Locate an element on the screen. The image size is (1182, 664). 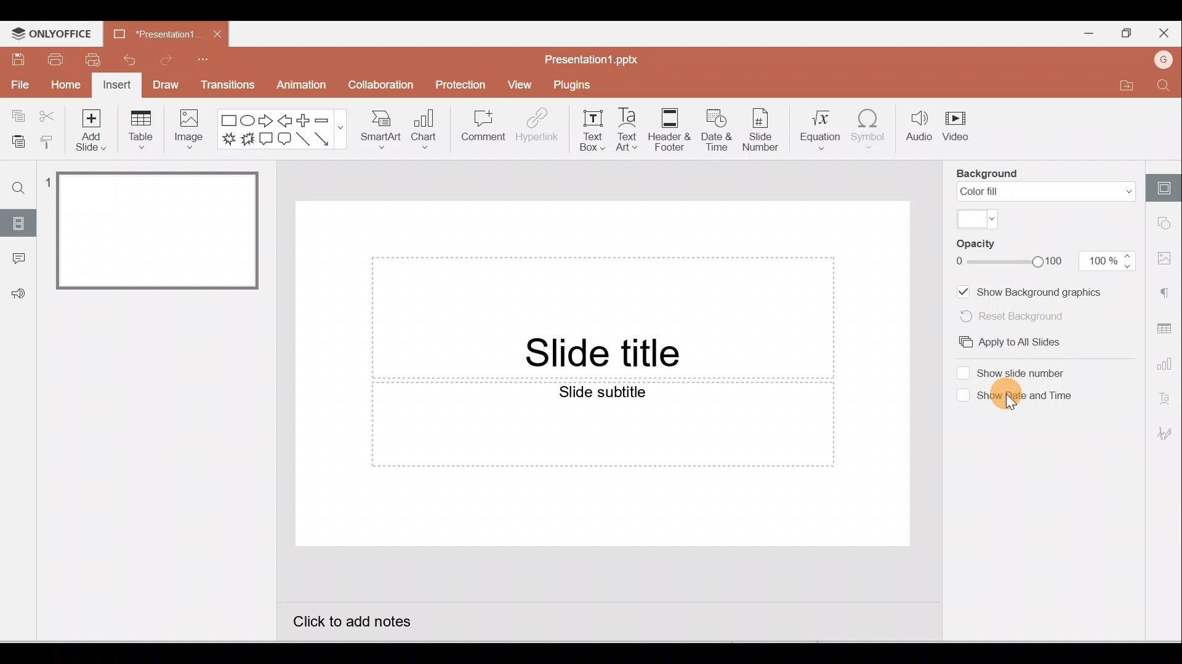
Rectangular callout is located at coordinates (266, 141).